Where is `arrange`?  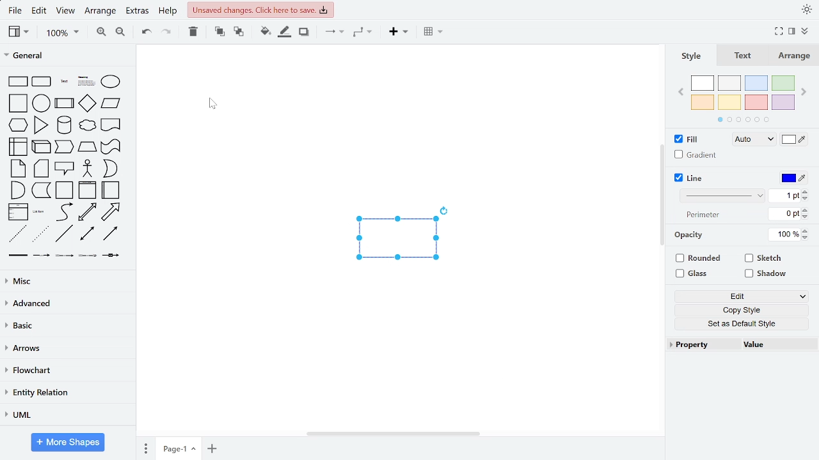 arrange is located at coordinates (100, 13).